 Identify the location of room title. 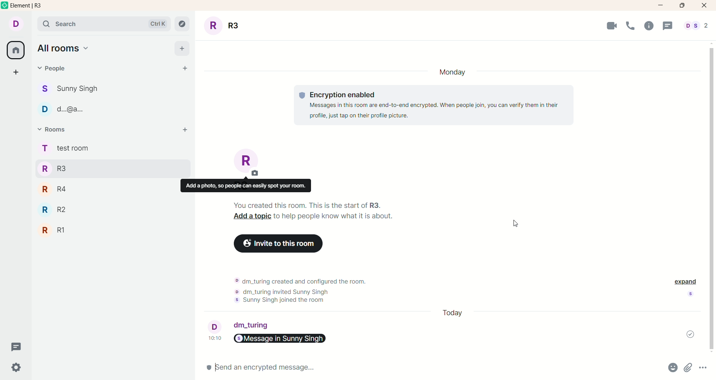
(226, 24).